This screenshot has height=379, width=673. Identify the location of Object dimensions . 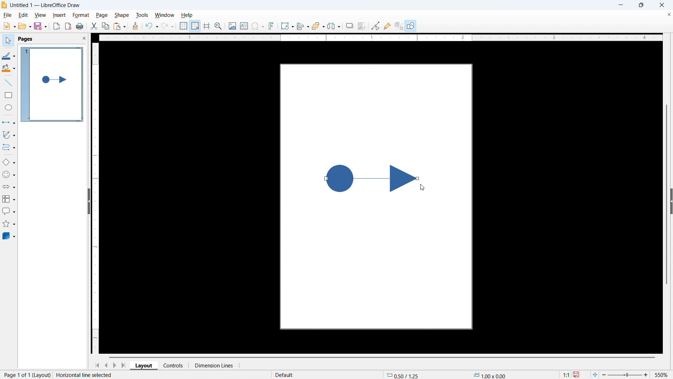
(490, 375).